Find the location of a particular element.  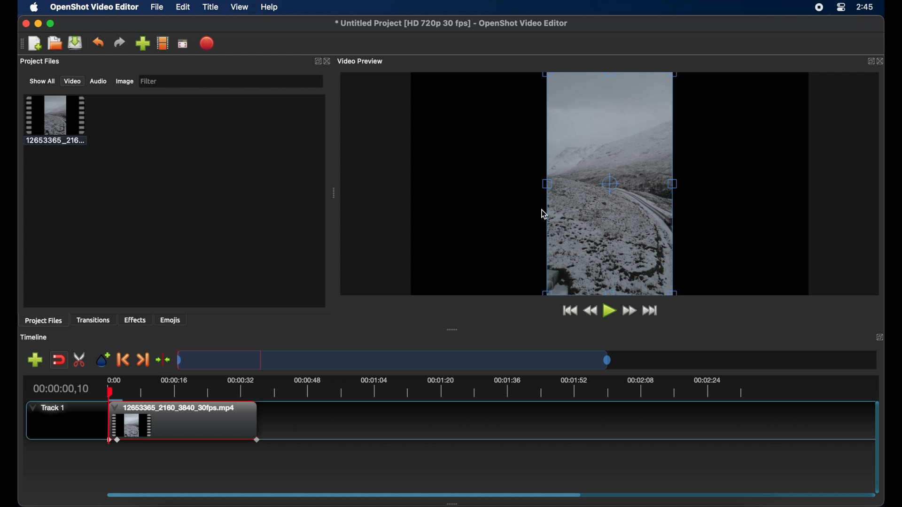

expand is located at coordinates (868, 61).